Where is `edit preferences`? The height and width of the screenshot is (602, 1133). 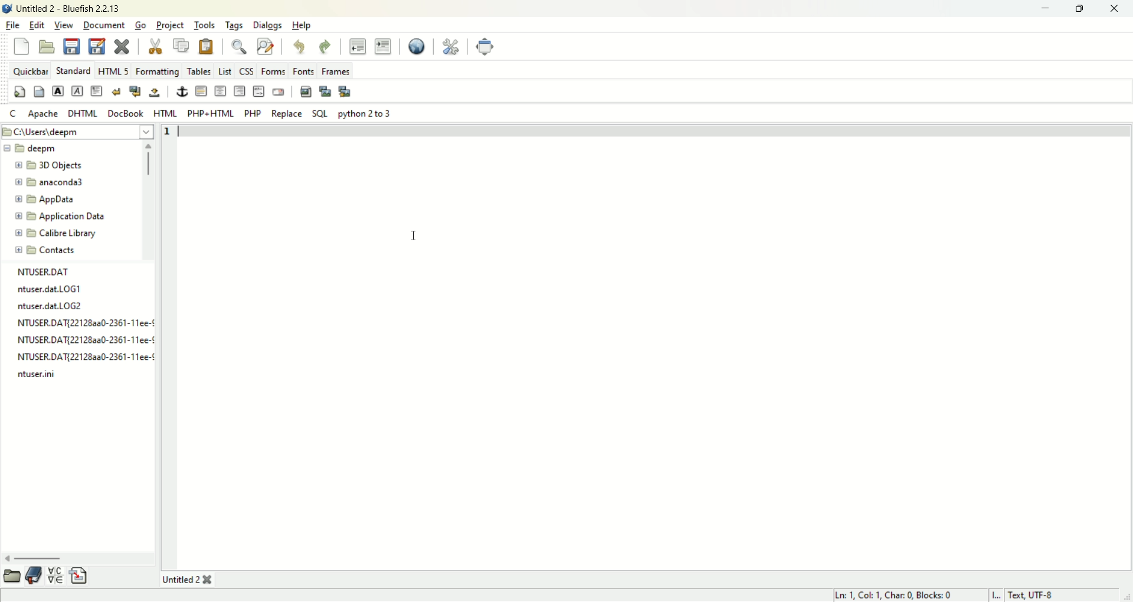
edit preferences is located at coordinates (451, 45).